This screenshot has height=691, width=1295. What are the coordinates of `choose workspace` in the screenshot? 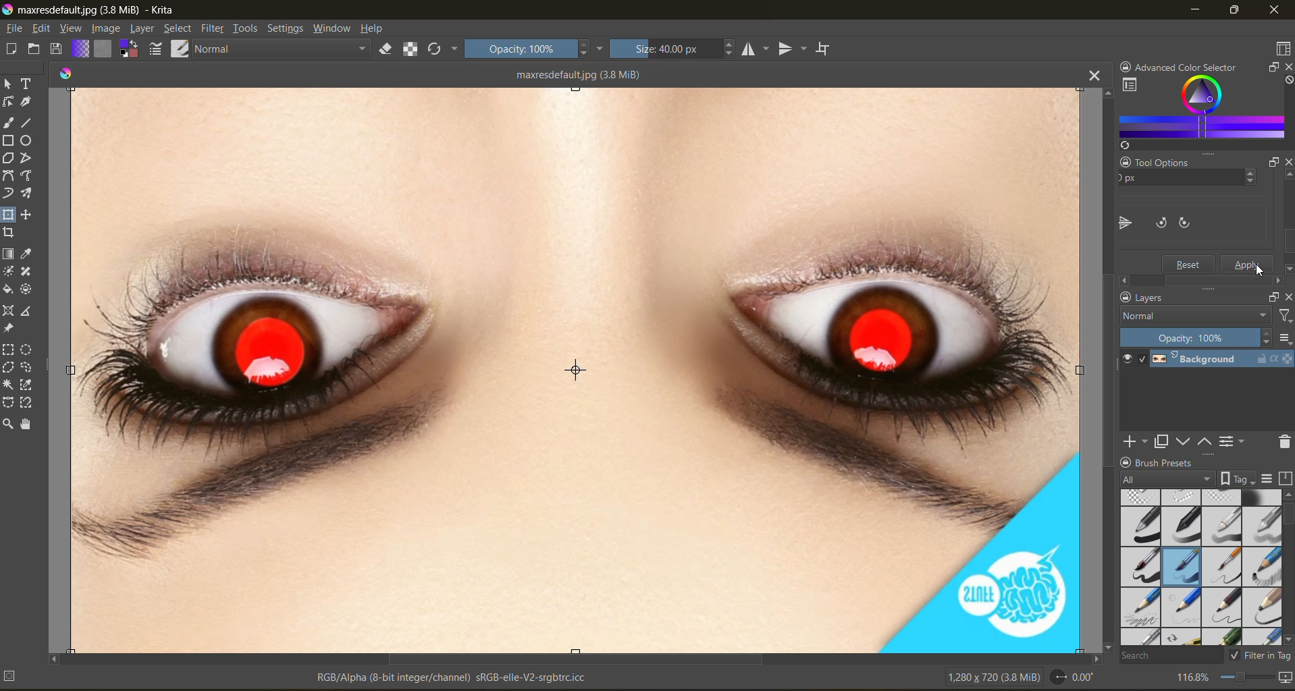 It's located at (1283, 49).